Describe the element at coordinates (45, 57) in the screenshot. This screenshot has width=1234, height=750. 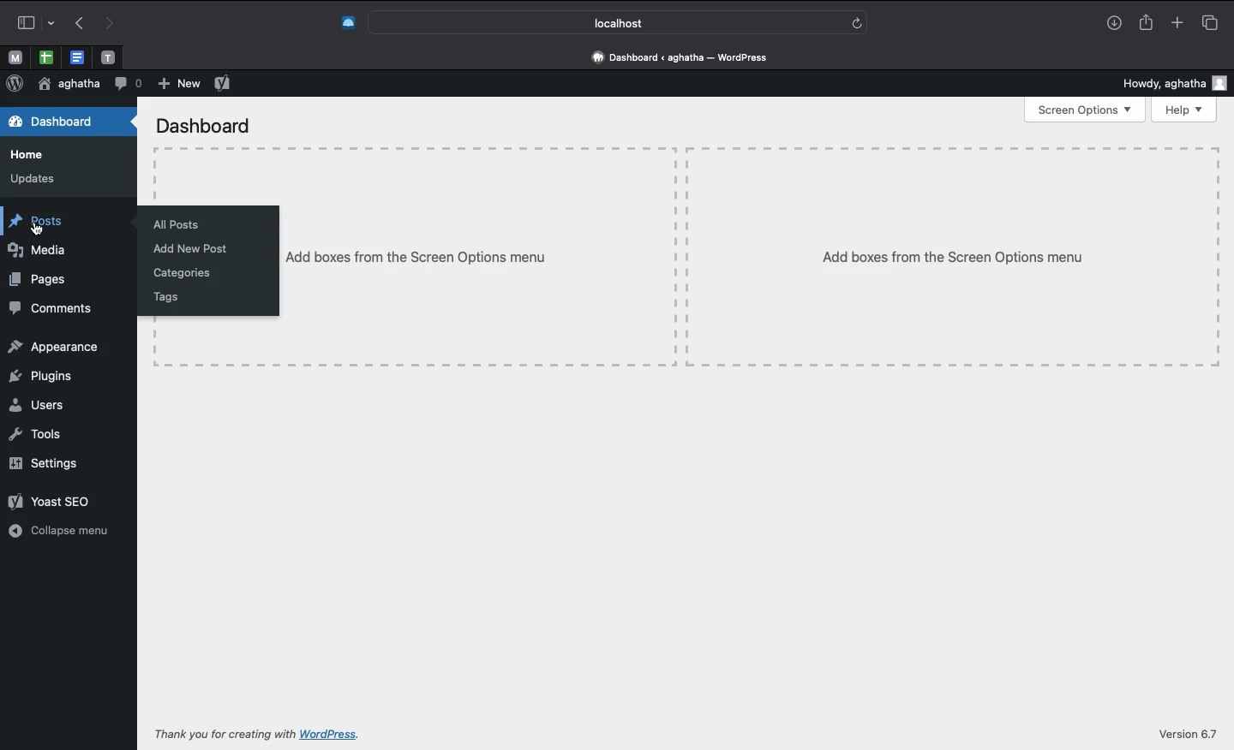
I see `Pinned tabs` at that location.